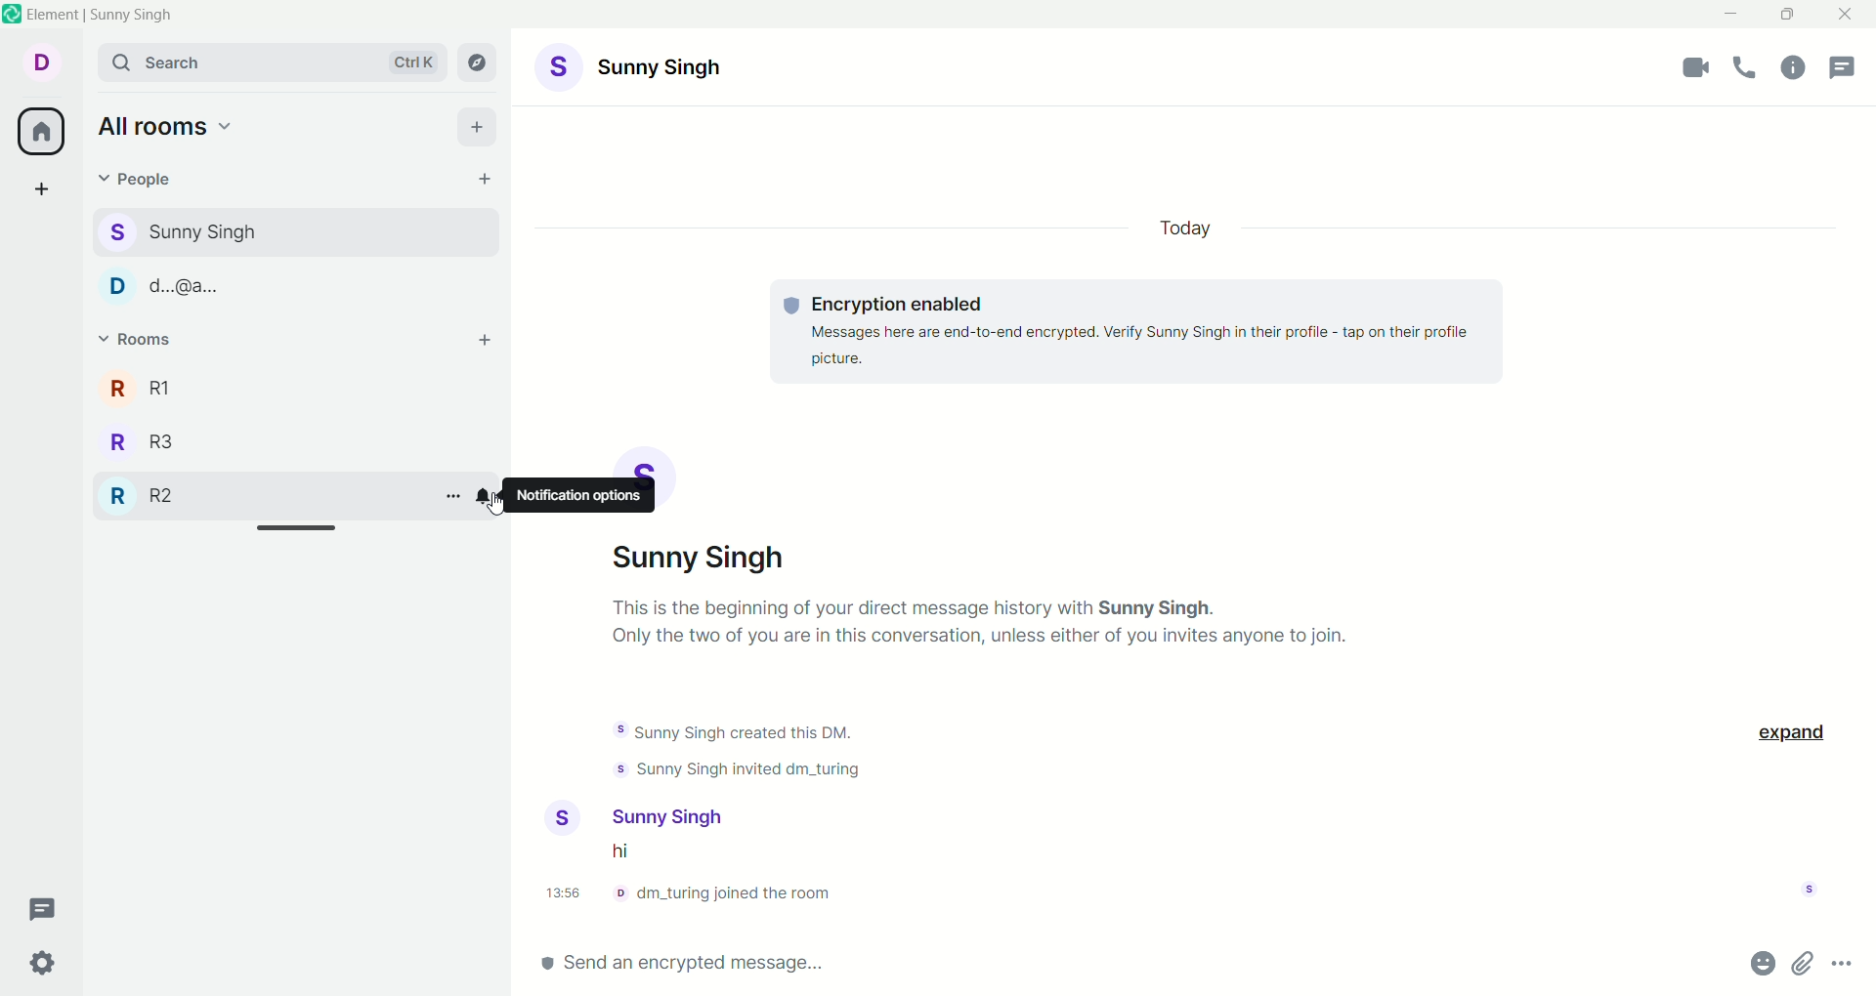  Describe the element at coordinates (491, 508) in the screenshot. I see `CURSOR` at that location.